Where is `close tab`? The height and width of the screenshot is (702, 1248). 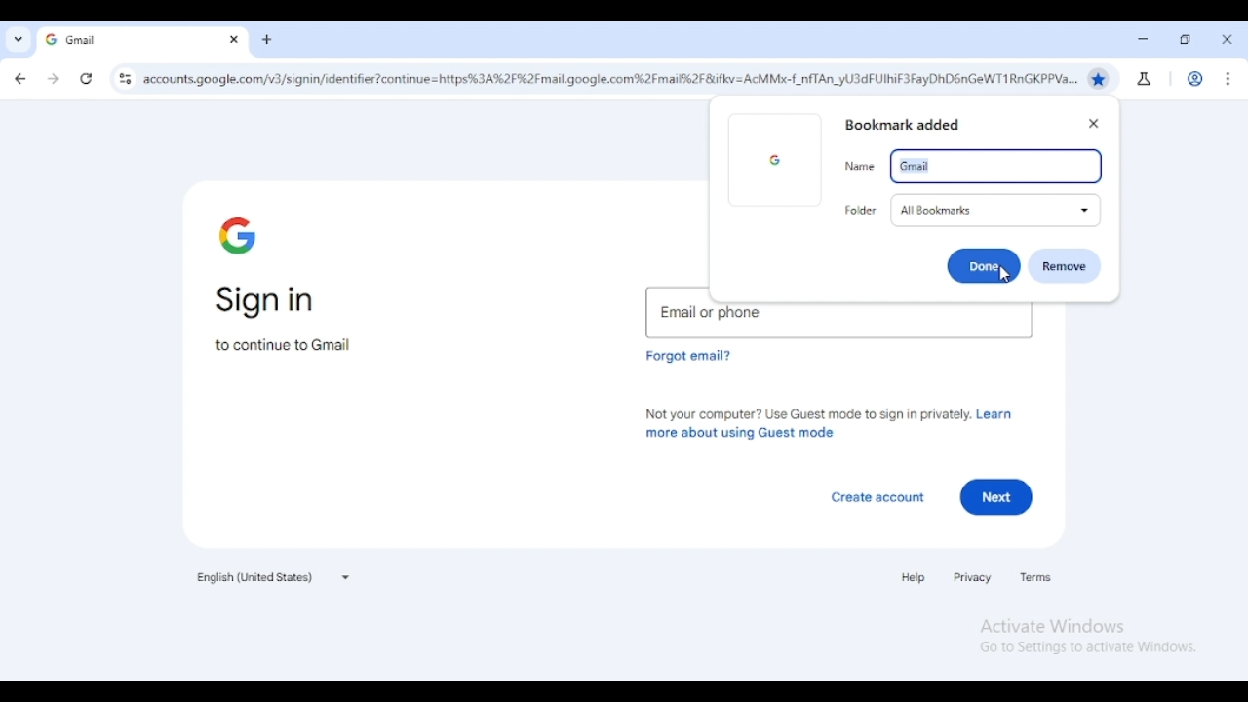 close tab is located at coordinates (234, 39).